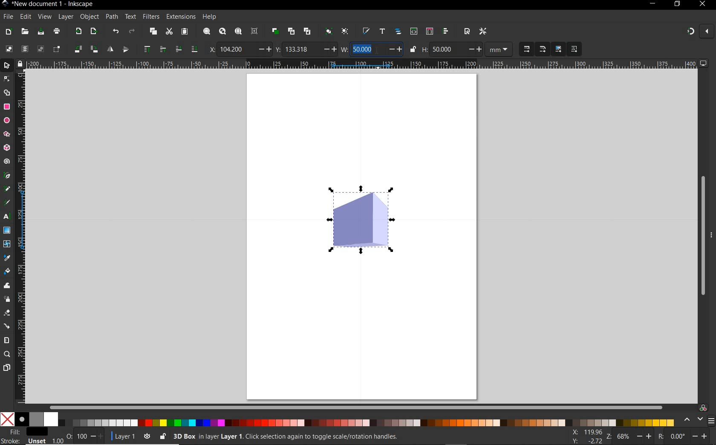 The image size is (716, 445). I want to click on paint bucket tool, so click(8, 272).